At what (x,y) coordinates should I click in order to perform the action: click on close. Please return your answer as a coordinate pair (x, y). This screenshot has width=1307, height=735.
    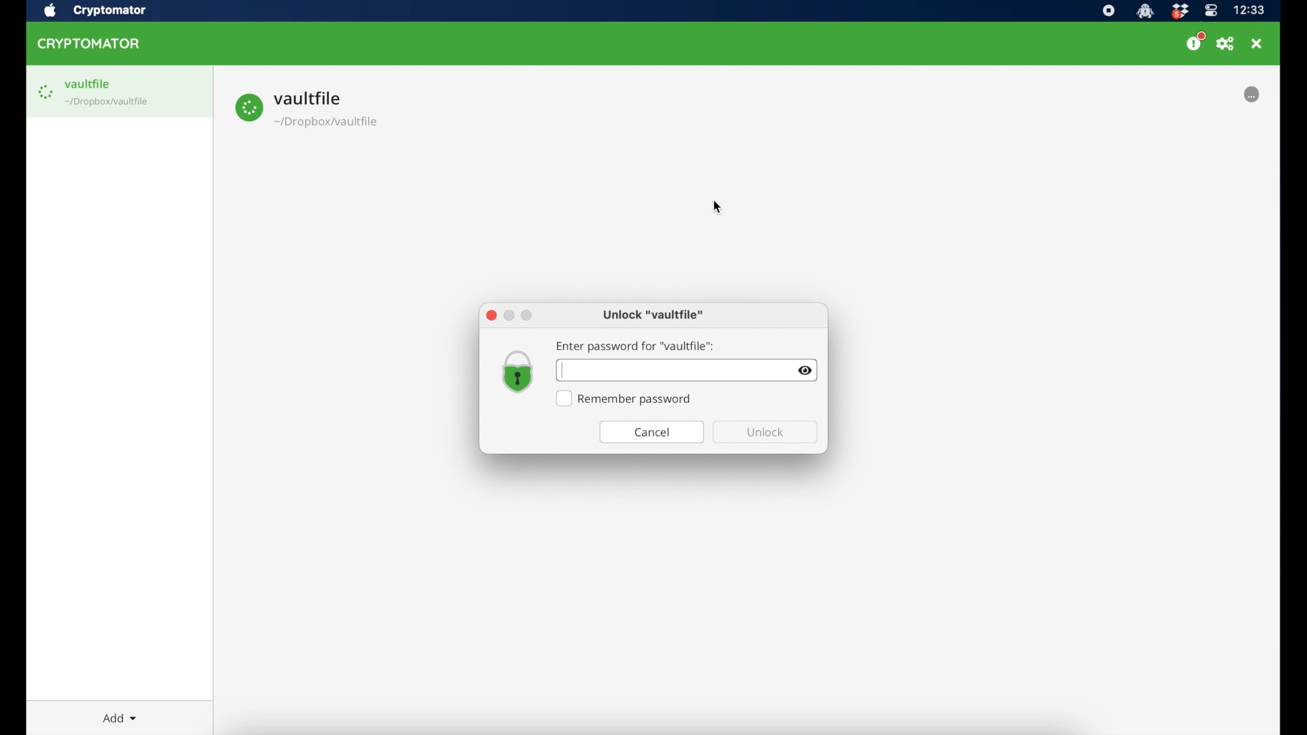
    Looking at the image, I should click on (1259, 43).